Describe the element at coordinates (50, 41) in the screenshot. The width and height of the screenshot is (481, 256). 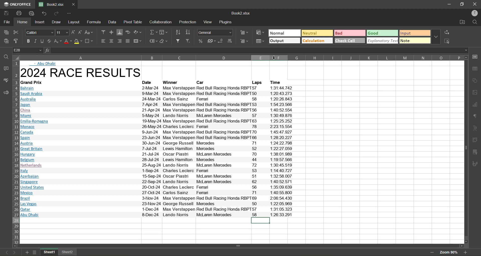
I see `strikethrough` at that location.